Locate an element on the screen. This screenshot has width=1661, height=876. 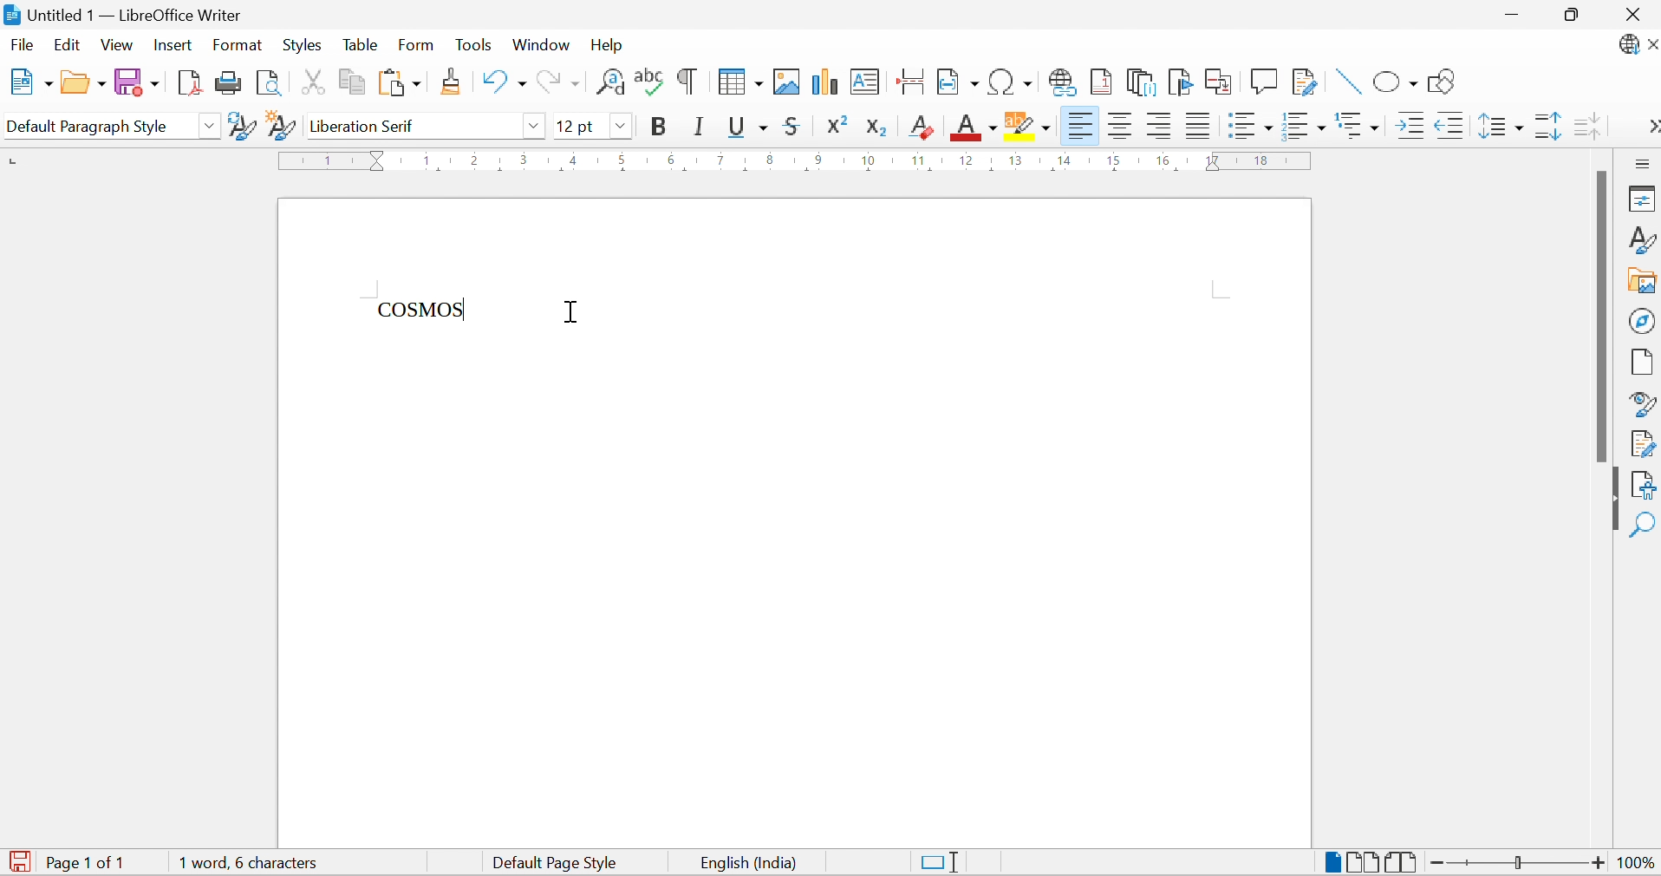
Accessibility Check is located at coordinates (1645, 483).